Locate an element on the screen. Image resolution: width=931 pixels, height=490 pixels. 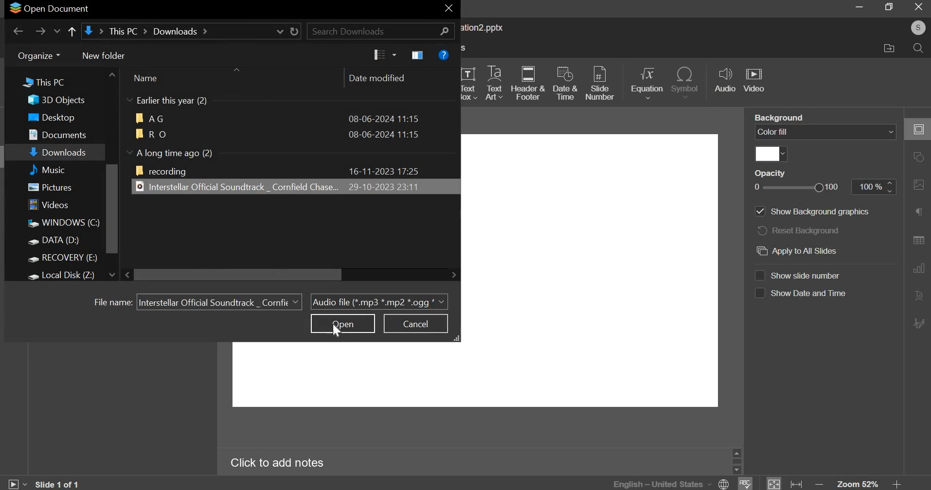
This PC is located at coordinates (54, 80).